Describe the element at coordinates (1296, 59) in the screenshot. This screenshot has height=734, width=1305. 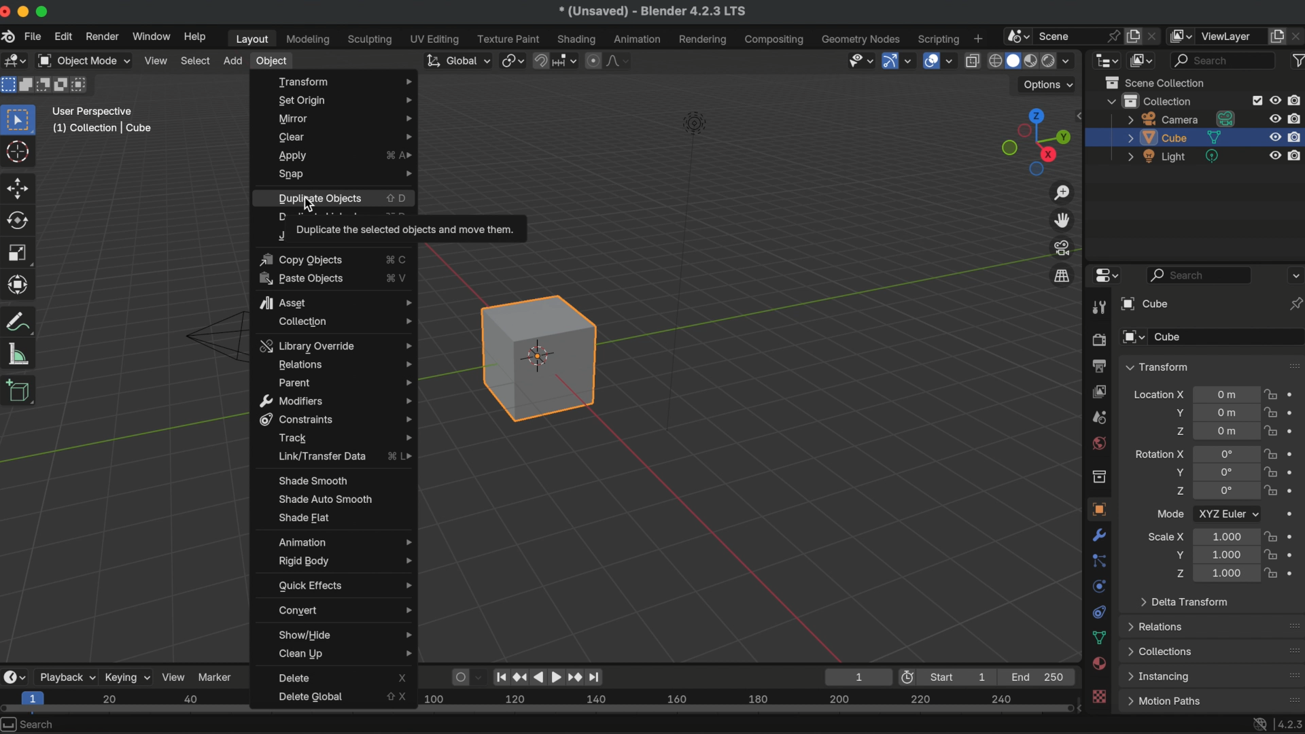
I see `filter icon` at that location.